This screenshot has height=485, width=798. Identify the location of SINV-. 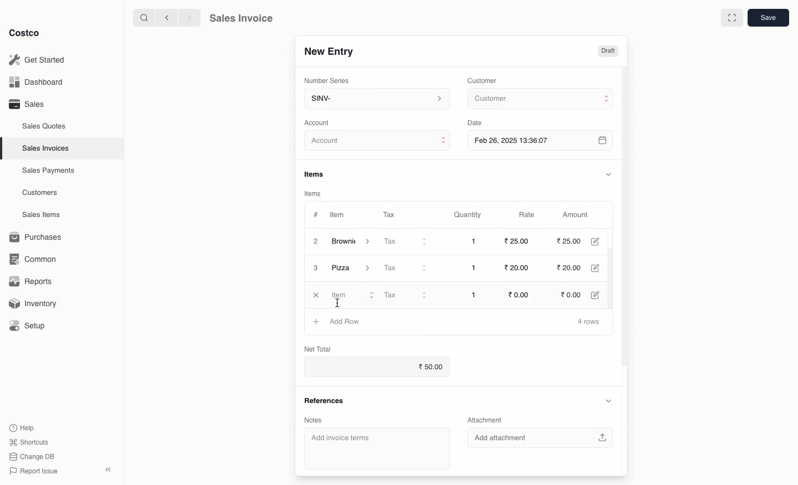
(376, 100).